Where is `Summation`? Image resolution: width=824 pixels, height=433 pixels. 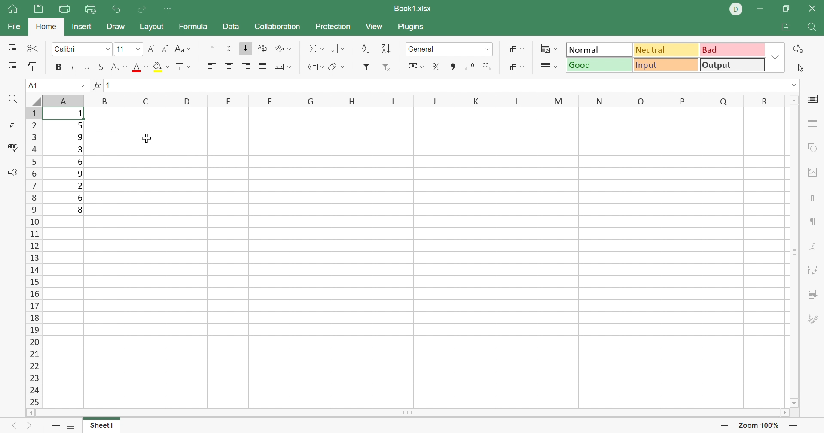
Summation is located at coordinates (315, 49).